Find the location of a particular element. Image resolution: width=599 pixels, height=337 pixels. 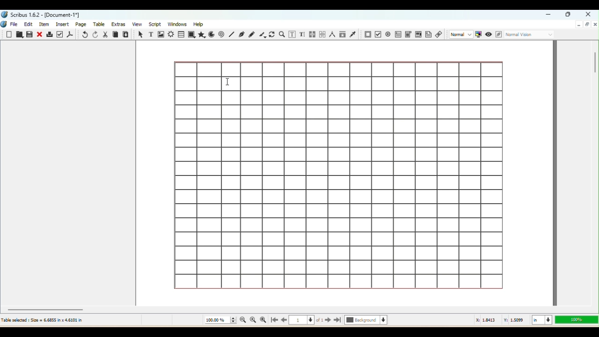

Shape tool is located at coordinates (192, 35).